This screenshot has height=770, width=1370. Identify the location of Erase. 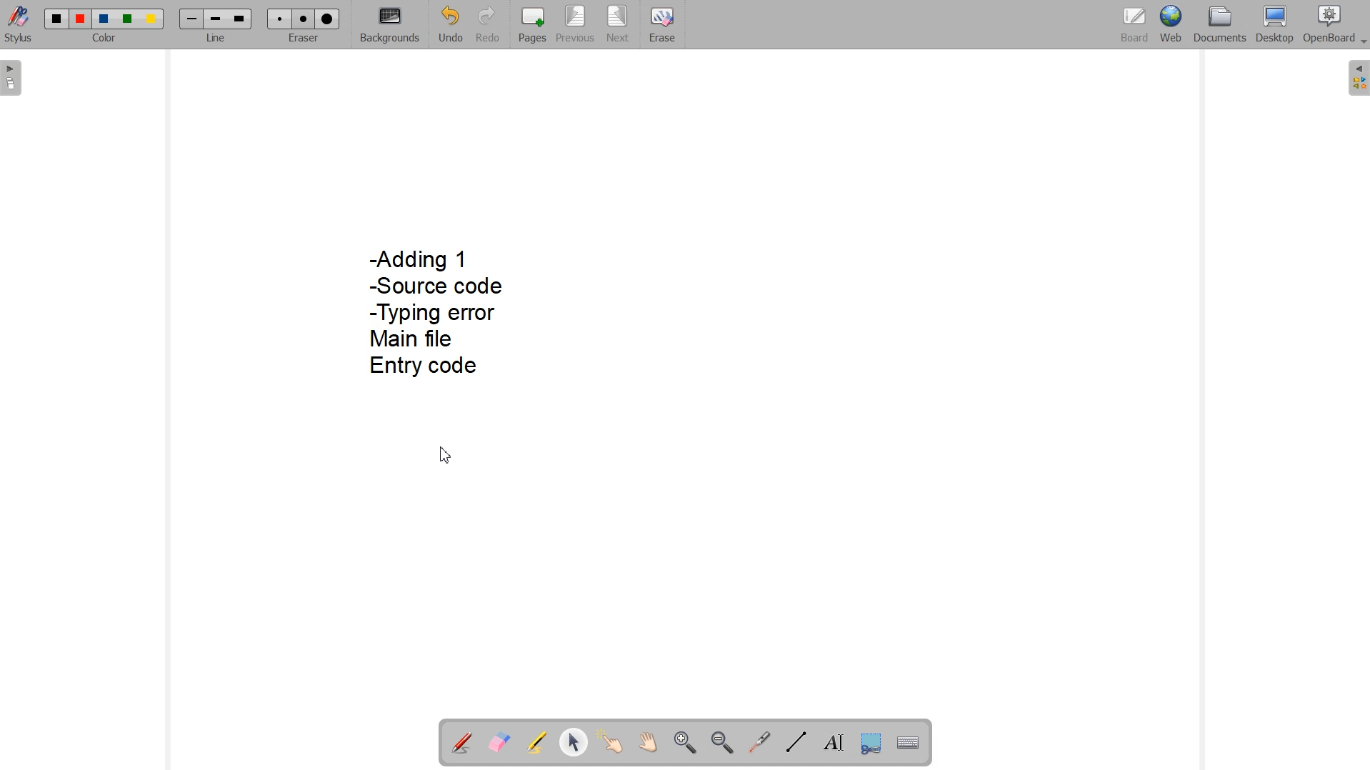
(662, 23).